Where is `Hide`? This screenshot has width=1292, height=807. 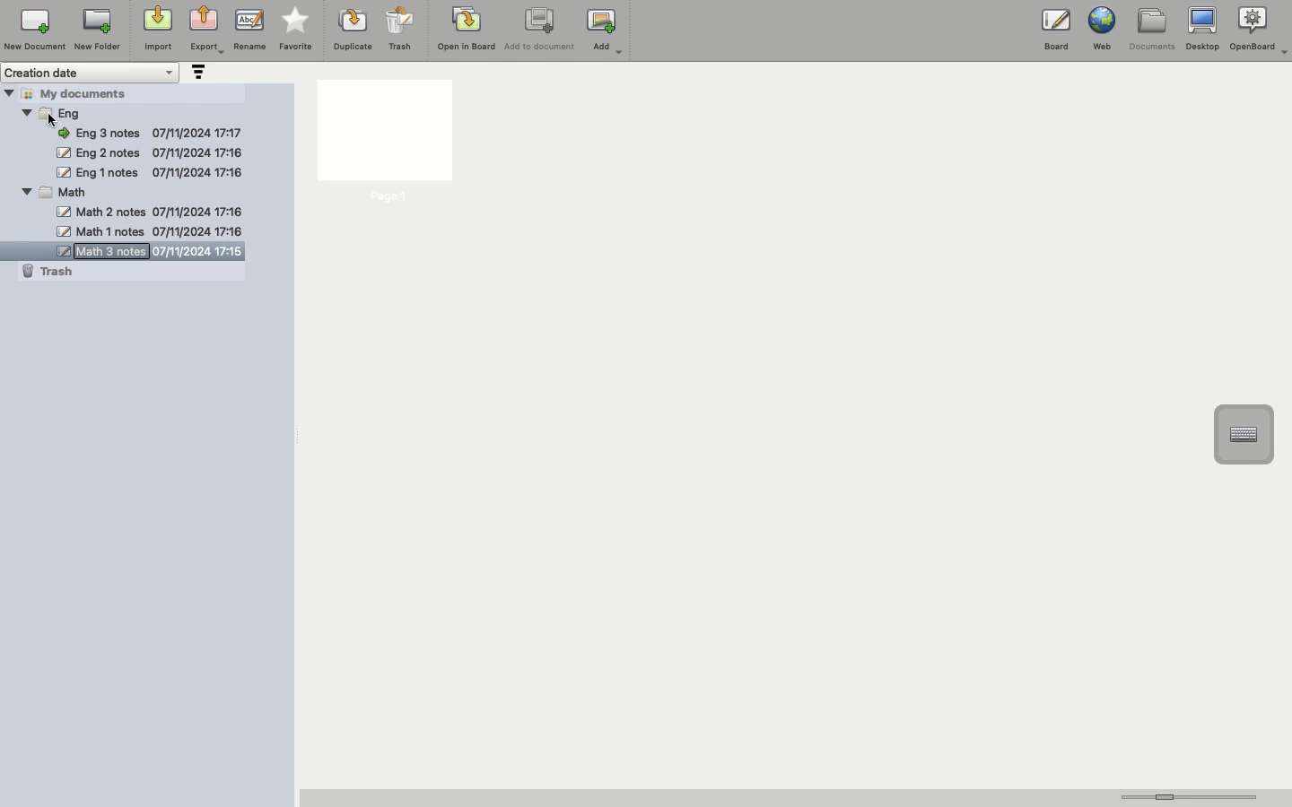
Hide is located at coordinates (63, 134).